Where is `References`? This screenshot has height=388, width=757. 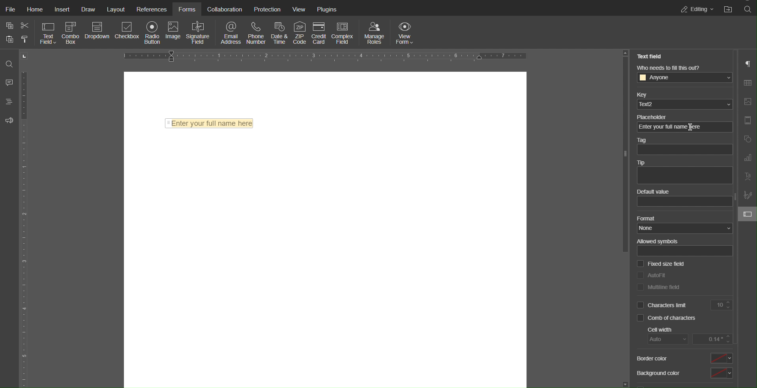
References is located at coordinates (151, 10).